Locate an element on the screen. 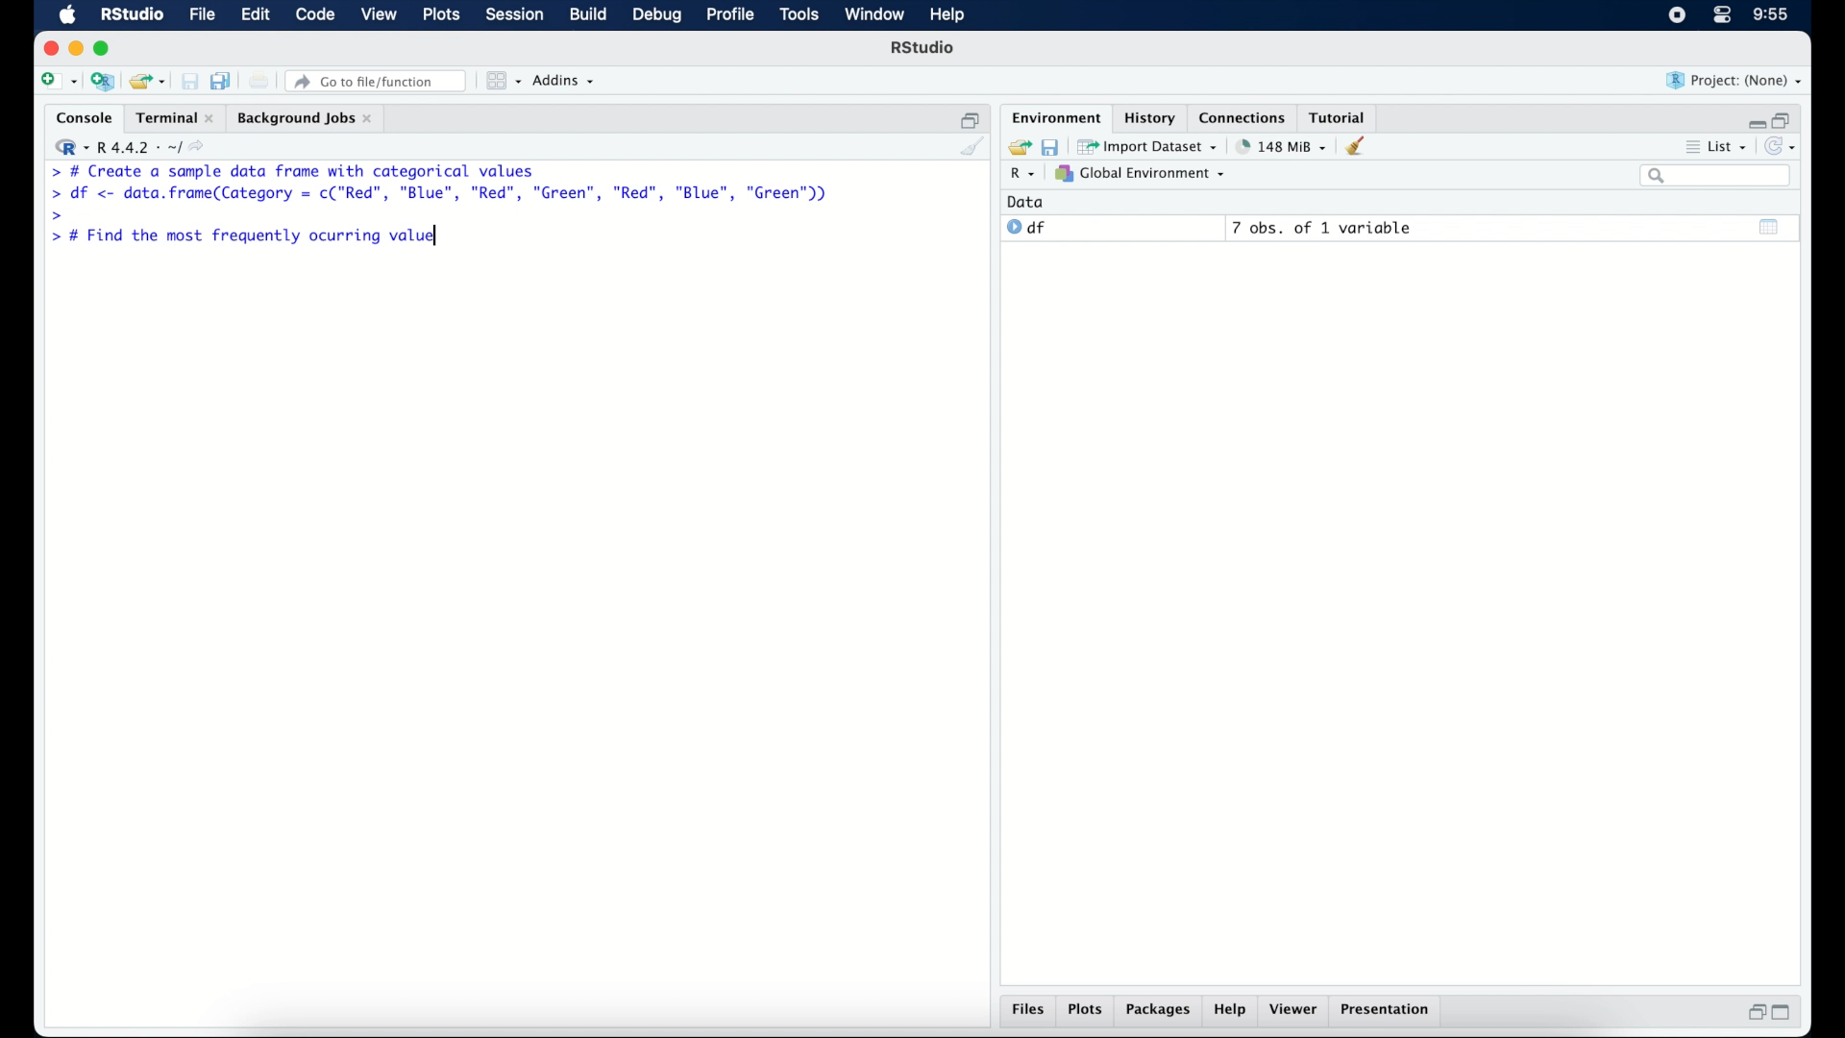 The image size is (1845, 1038). help is located at coordinates (1233, 1011).